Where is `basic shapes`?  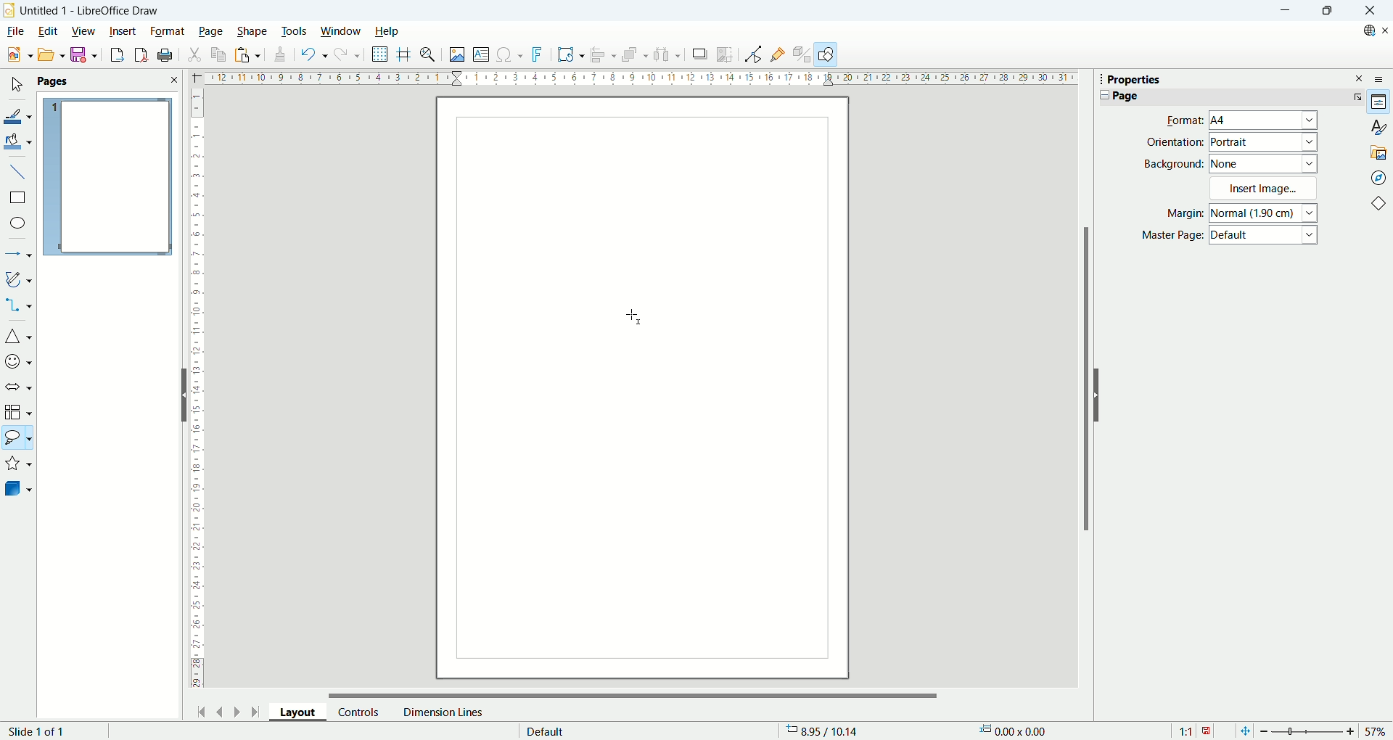
basic shapes is located at coordinates (1381, 205).